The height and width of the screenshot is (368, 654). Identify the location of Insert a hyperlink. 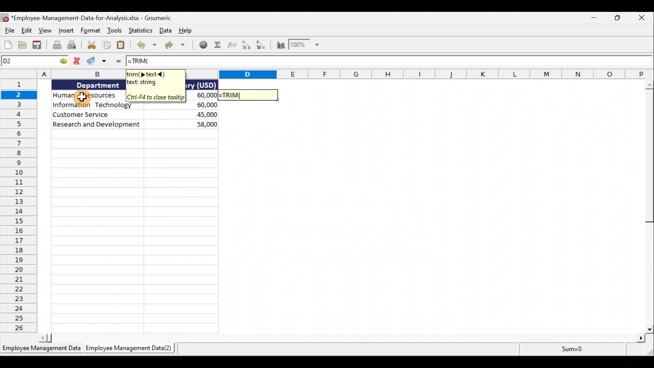
(204, 45).